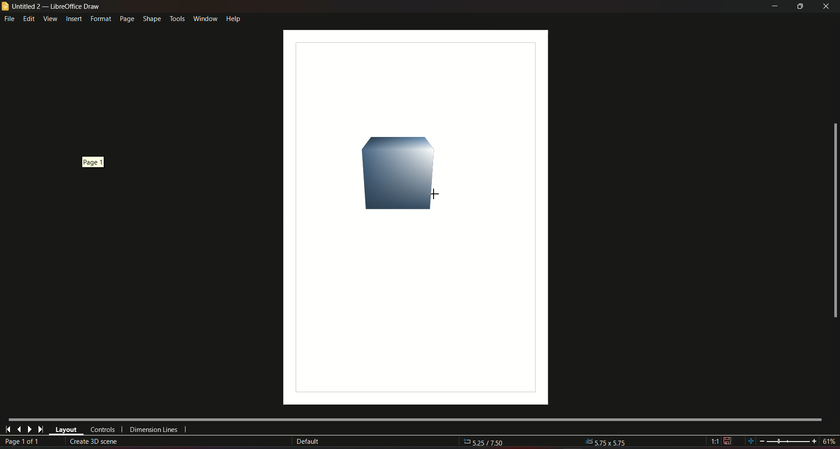 Image resolution: width=840 pixels, height=449 pixels. I want to click on logo and title, so click(52, 7).